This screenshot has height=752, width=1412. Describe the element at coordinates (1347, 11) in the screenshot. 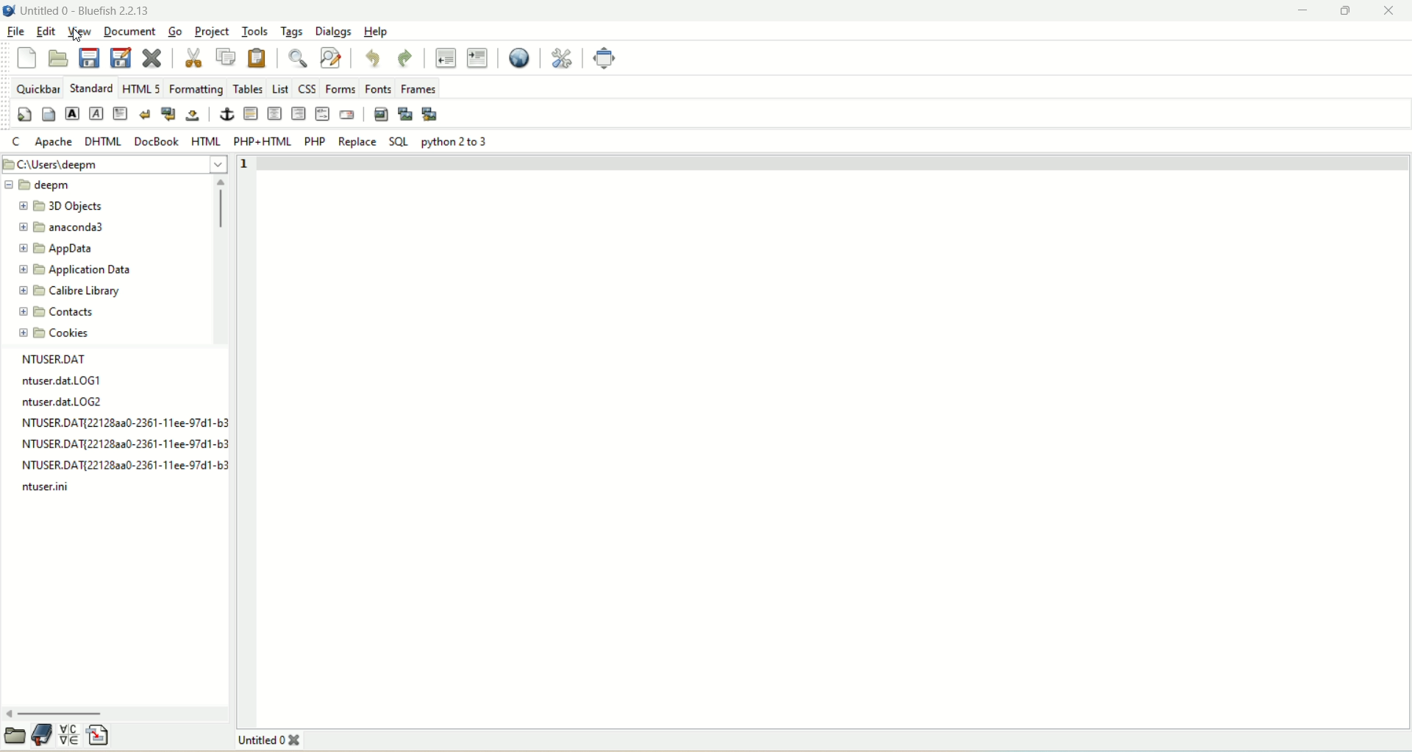

I see `maximize` at that location.